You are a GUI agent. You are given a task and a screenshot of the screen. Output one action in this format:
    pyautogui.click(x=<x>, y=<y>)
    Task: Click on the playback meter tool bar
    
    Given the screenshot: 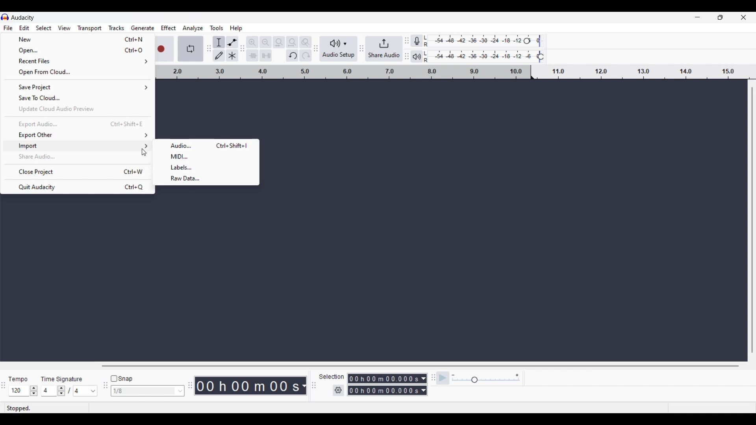 What is the action you would take?
    pyautogui.click(x=407, y=57)
    